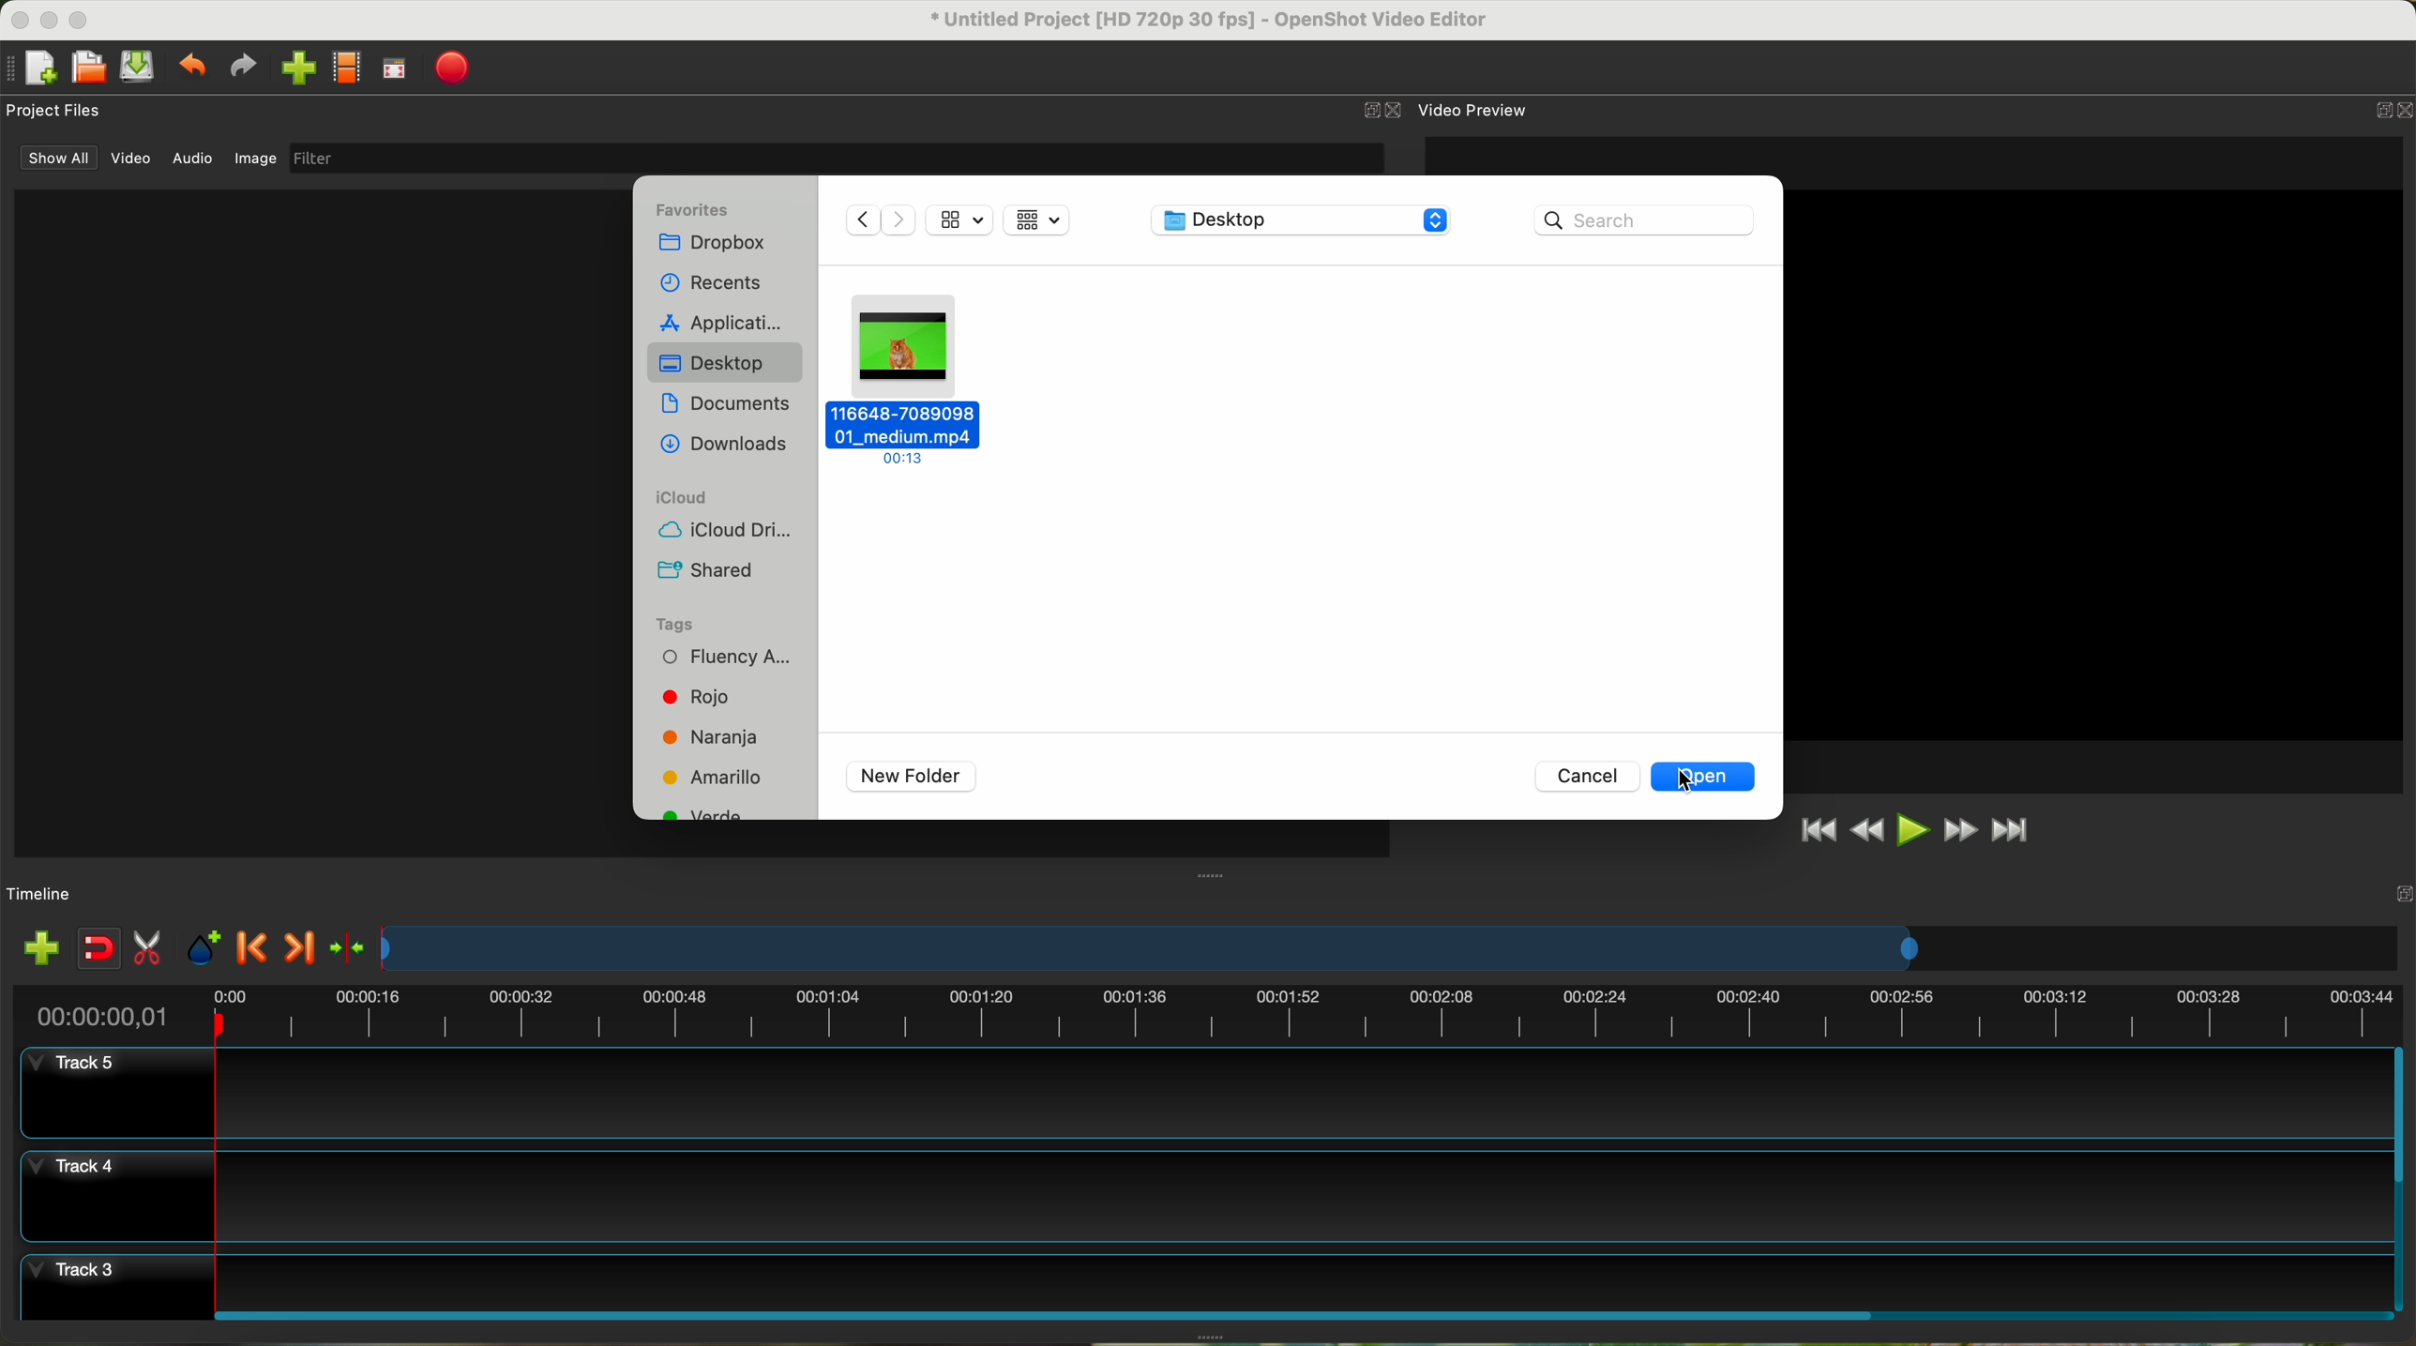 The height and width of the screenshot is (1346, 2416). What do you see at coordinates (194, 159) in the screenshot?
I see `audio` at bounding box center [194, 159].